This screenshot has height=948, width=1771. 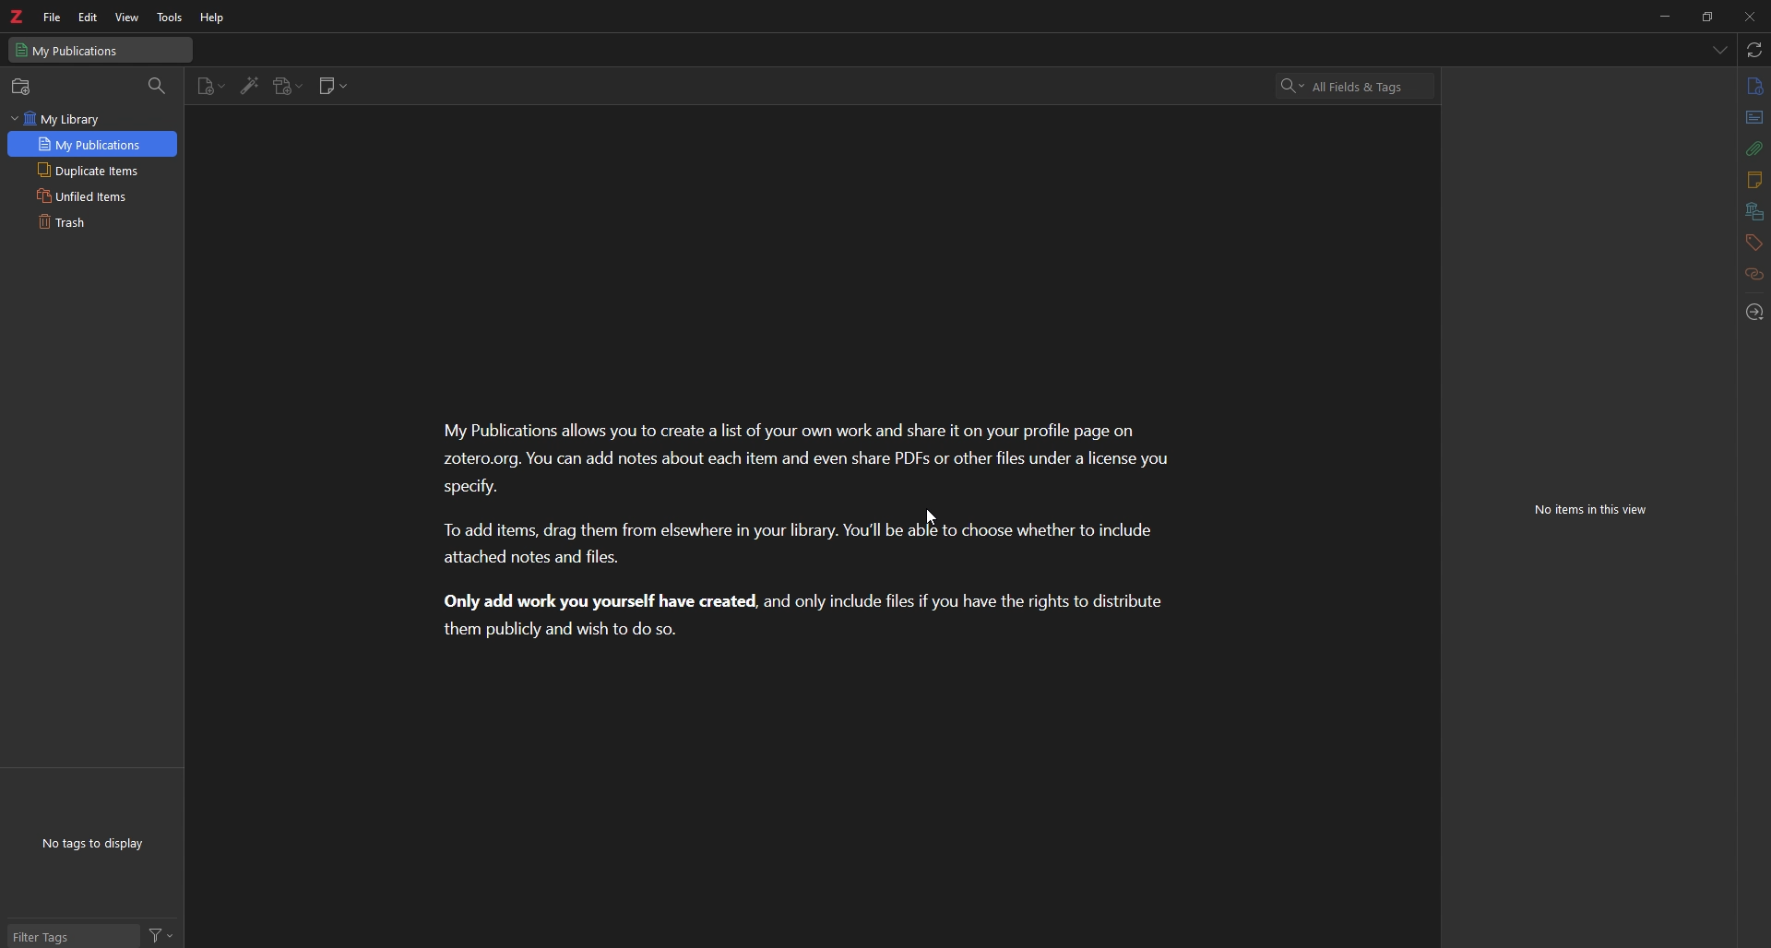 I want to click on Mouse Cursor, so click(x=933, y=517).